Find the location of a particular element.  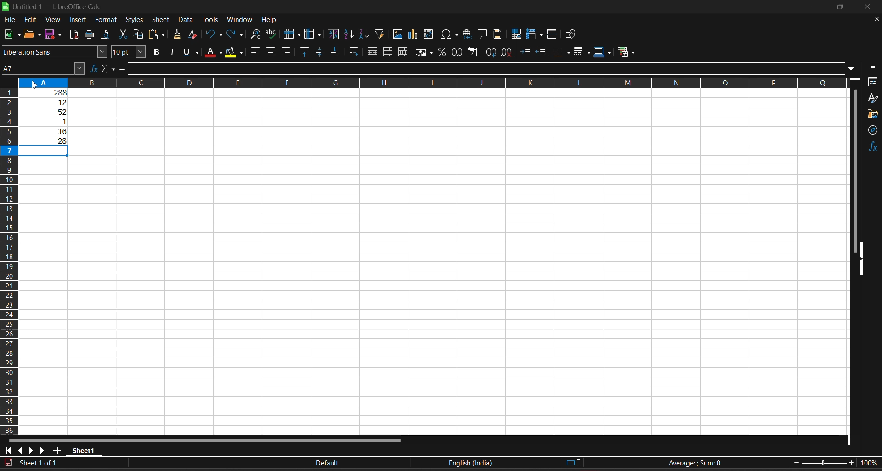

border color is located at coordinates (603, 52).